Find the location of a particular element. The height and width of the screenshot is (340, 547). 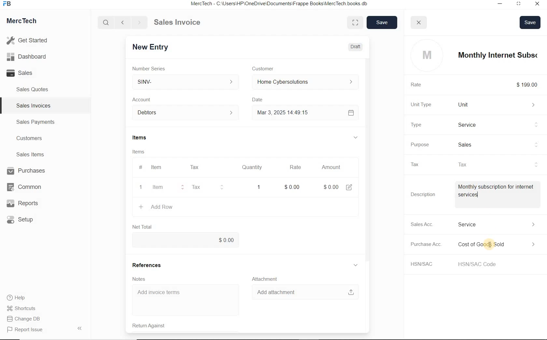

Description is located at coordinates (420, 194).